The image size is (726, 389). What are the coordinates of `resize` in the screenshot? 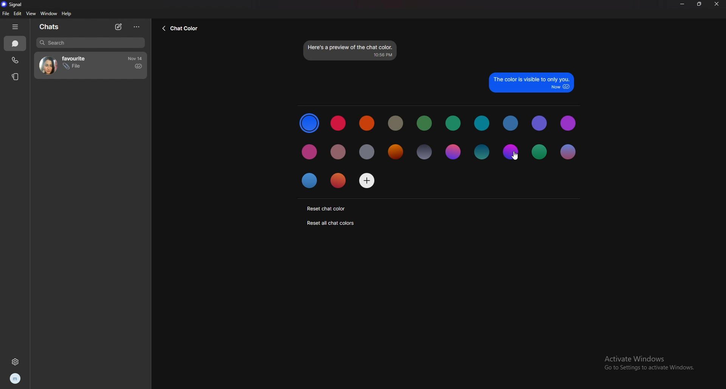 It's located at (700, 4).